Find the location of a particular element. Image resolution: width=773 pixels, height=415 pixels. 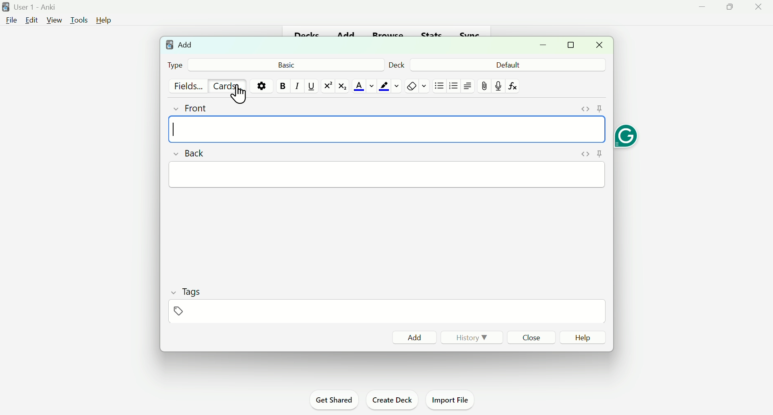

Add is located at coordinates (345, 32).